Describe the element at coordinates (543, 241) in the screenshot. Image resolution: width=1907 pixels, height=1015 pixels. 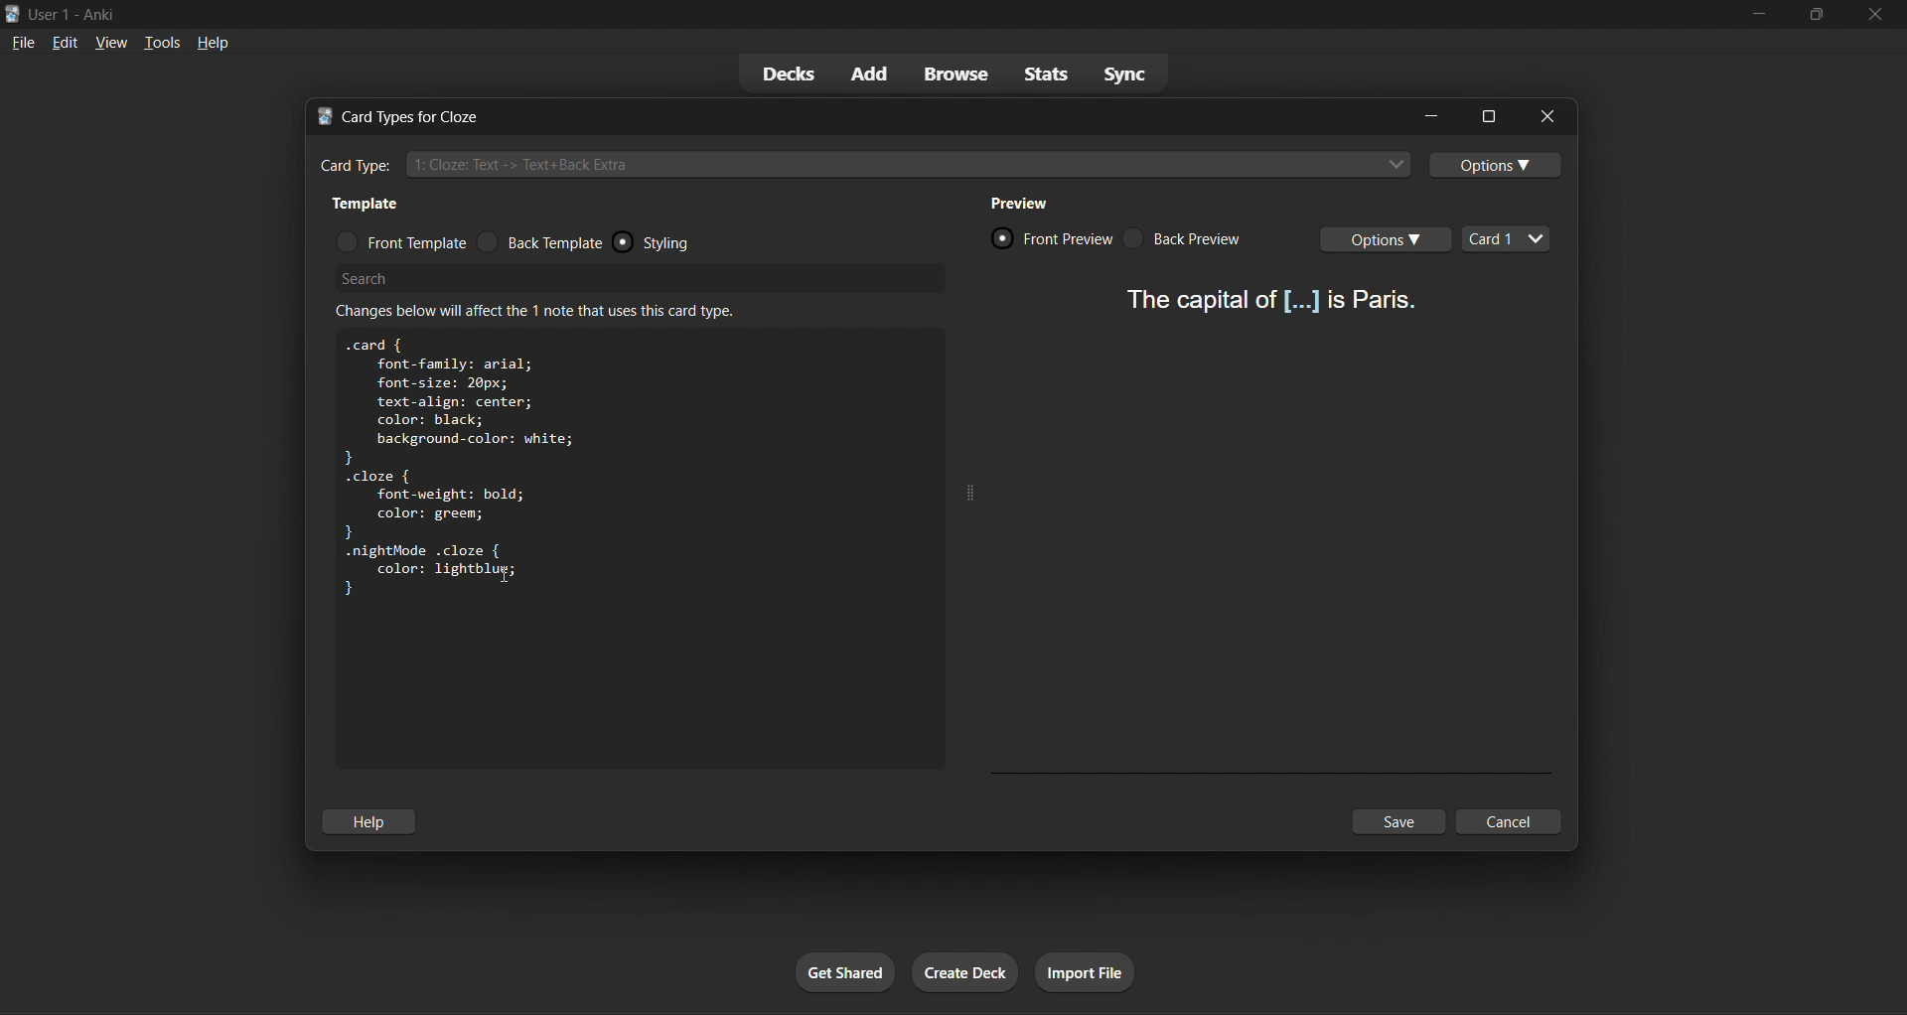
I see `back template radio button` at that location.